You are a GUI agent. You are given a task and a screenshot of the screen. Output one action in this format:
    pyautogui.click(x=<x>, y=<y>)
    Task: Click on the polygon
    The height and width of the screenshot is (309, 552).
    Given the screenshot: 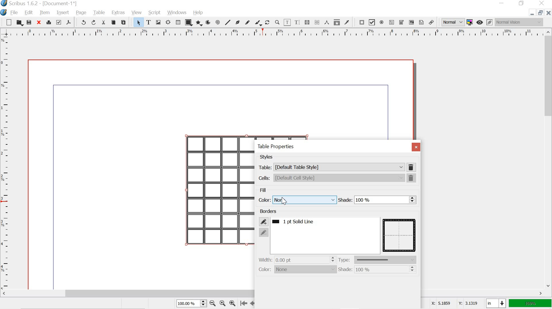 What is the action you would take?
    pyautogui.click(x=199, y=22)
    